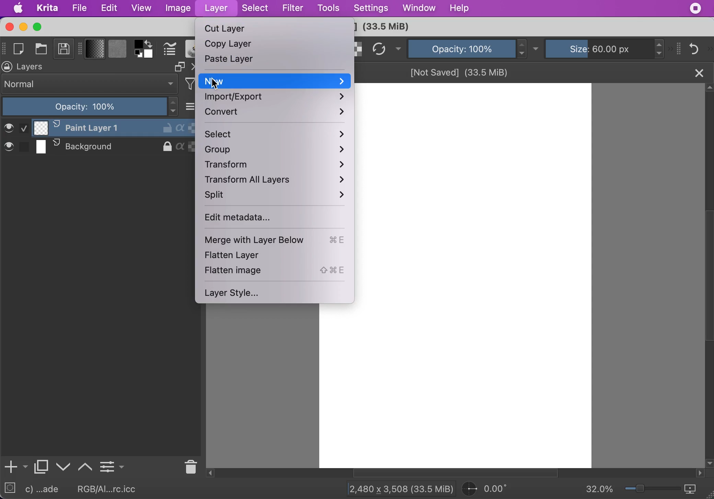  I want to click on float docker, so click(179, 67).